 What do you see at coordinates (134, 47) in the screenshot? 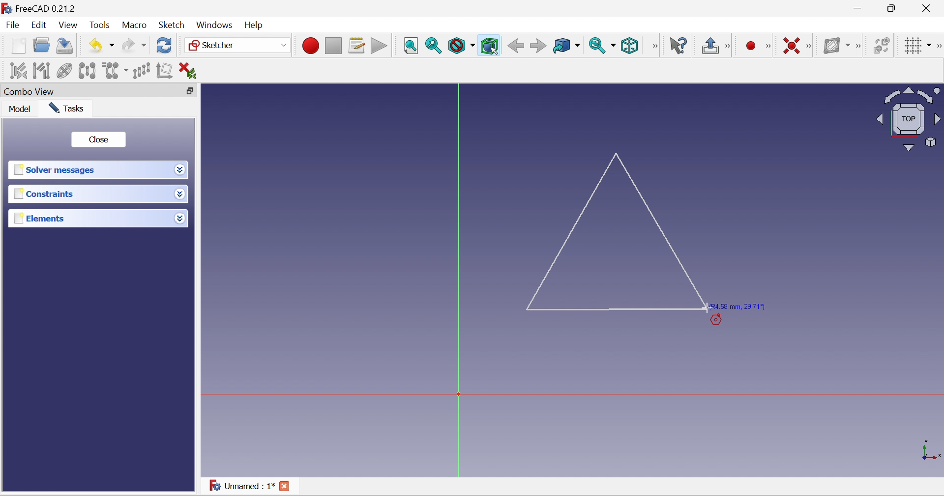
I see `Redo` at bounding box center [134, 47].